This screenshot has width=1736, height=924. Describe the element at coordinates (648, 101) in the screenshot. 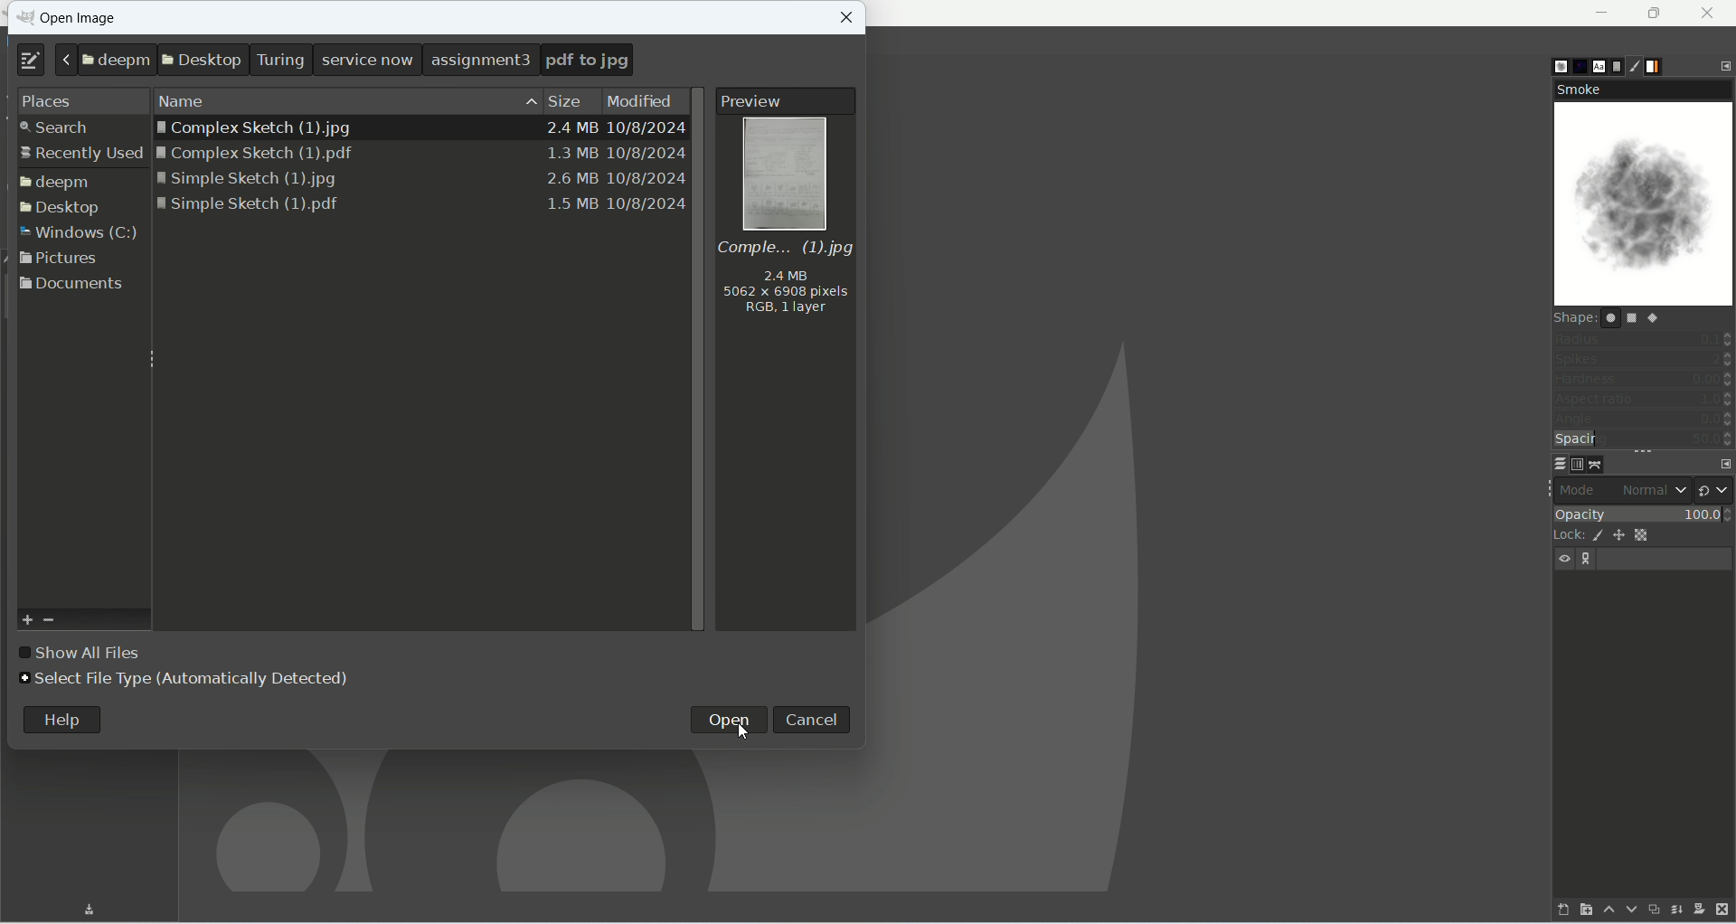

I see `modified` at that location.